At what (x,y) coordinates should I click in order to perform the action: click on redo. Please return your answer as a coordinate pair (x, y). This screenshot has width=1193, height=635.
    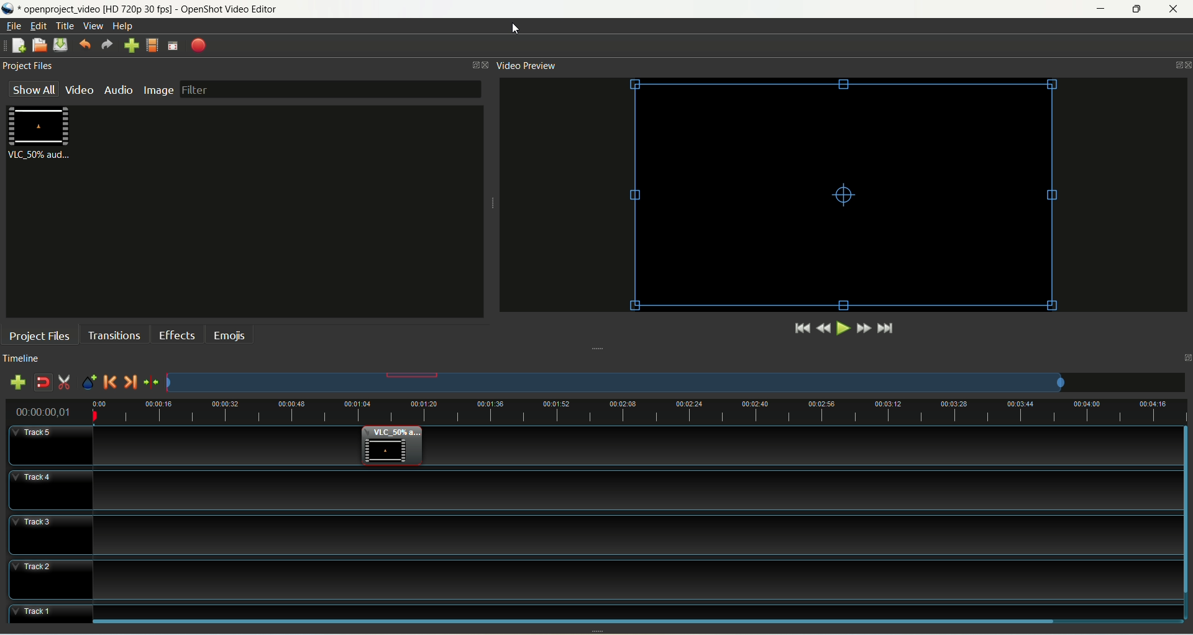
    Looking at the image, I should click on (107, 45).